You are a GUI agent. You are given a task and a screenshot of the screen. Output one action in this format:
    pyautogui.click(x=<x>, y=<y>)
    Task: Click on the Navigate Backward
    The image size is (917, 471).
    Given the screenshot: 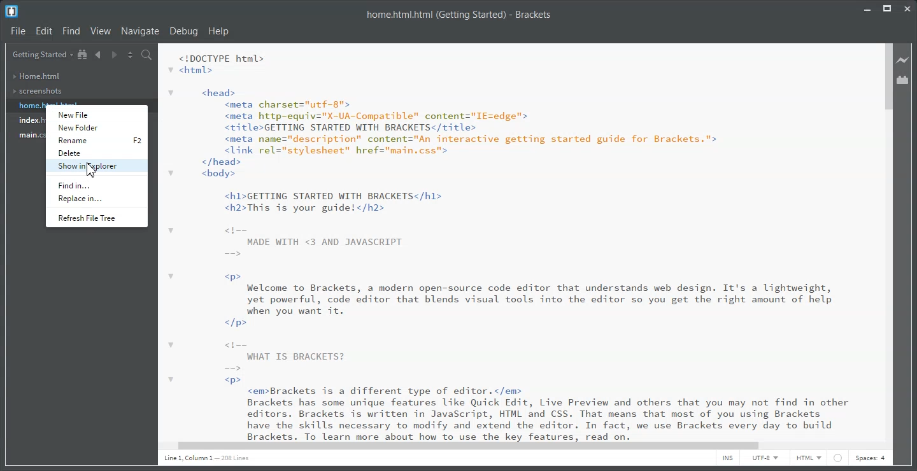 What is the action you would take?
    pyautogui.click(x=97, y=54)
    